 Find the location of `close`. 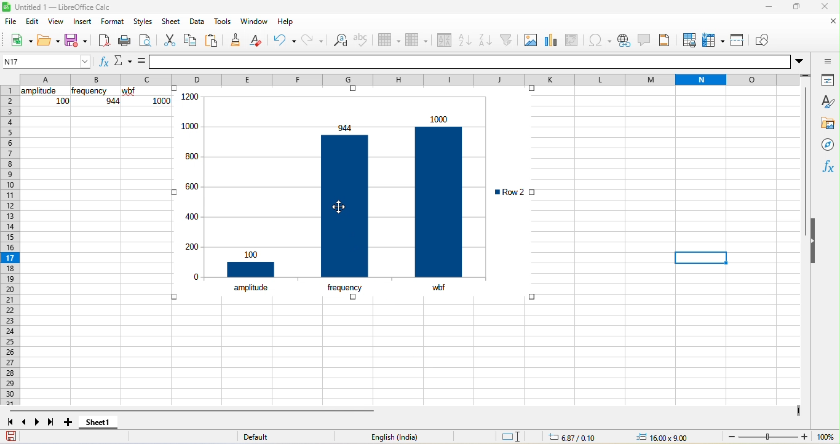

close is located at coordinates (822, 8).